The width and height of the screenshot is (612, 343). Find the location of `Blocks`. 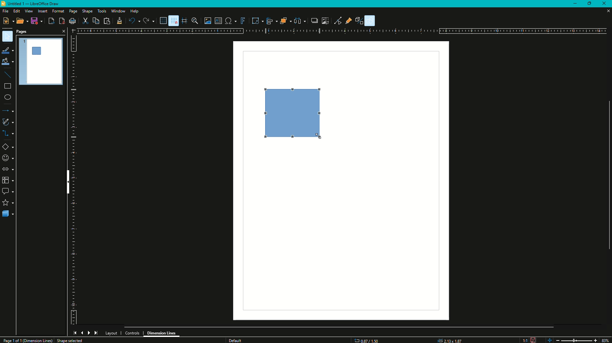

Blocks is located at coordinates (7, 180).